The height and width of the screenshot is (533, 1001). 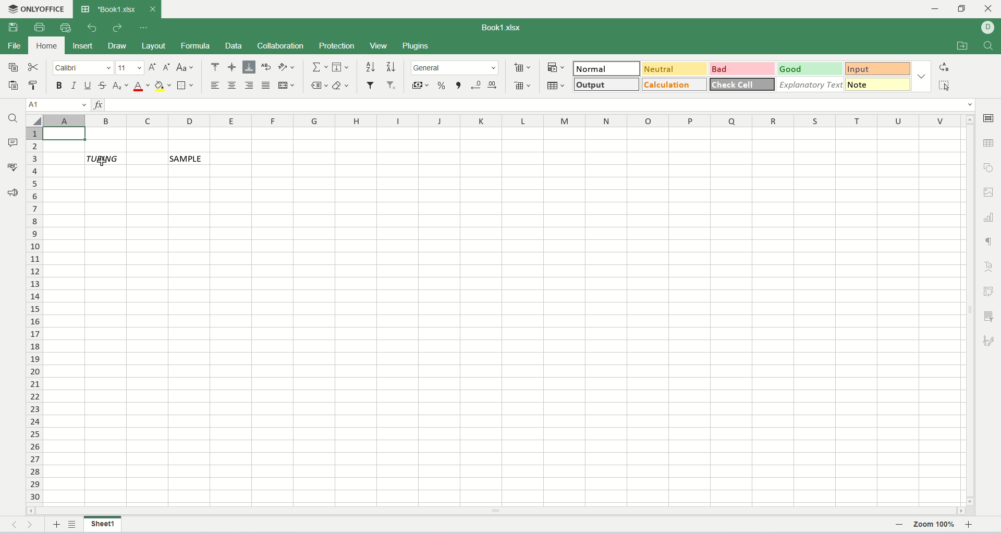 I want to click on plugins, so click(x=415, y=47).